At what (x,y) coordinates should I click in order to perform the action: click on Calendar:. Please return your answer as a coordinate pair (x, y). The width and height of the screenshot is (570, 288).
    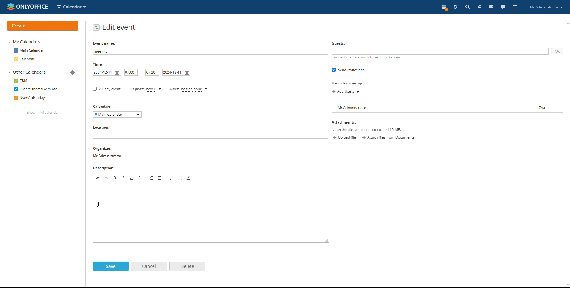
    Looking at the image, I should click on (102, 106).